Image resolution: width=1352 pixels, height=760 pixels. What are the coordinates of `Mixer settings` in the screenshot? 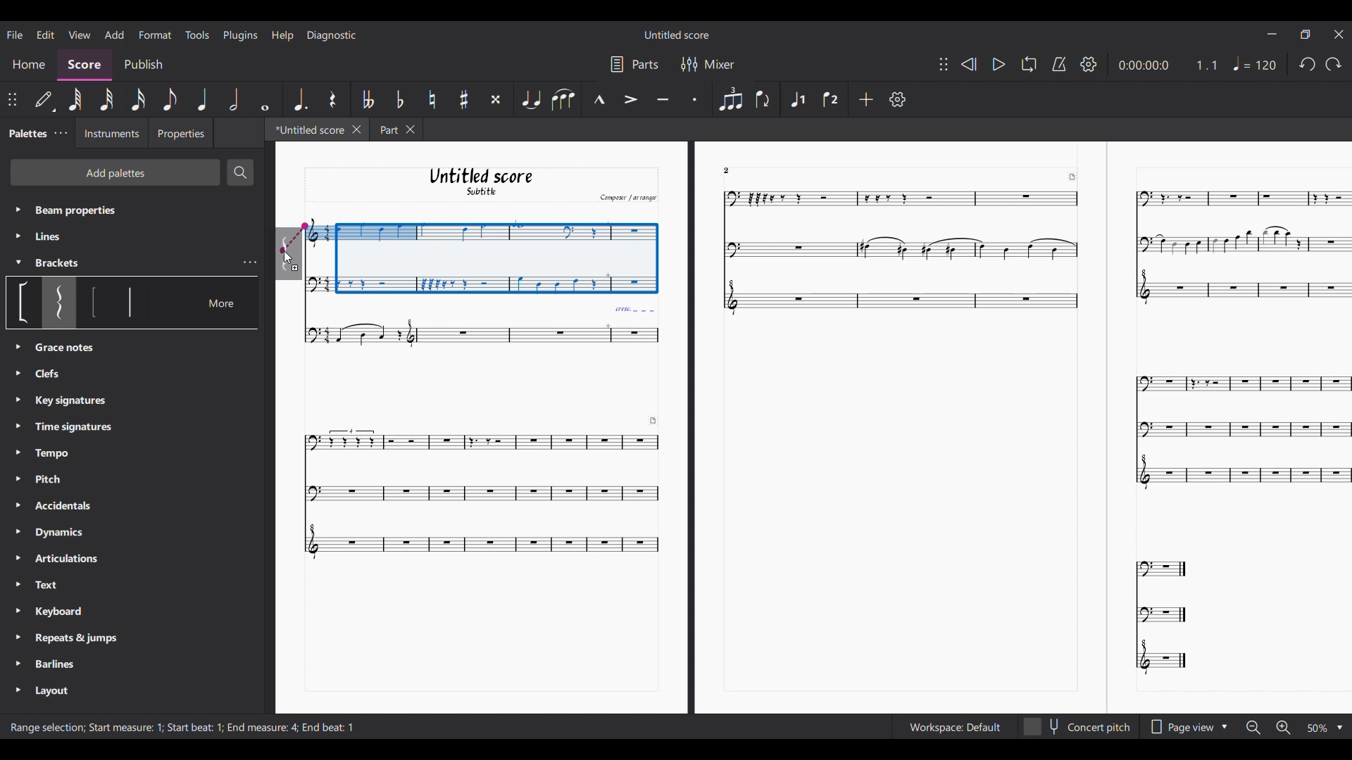 It's located at (720, 64).